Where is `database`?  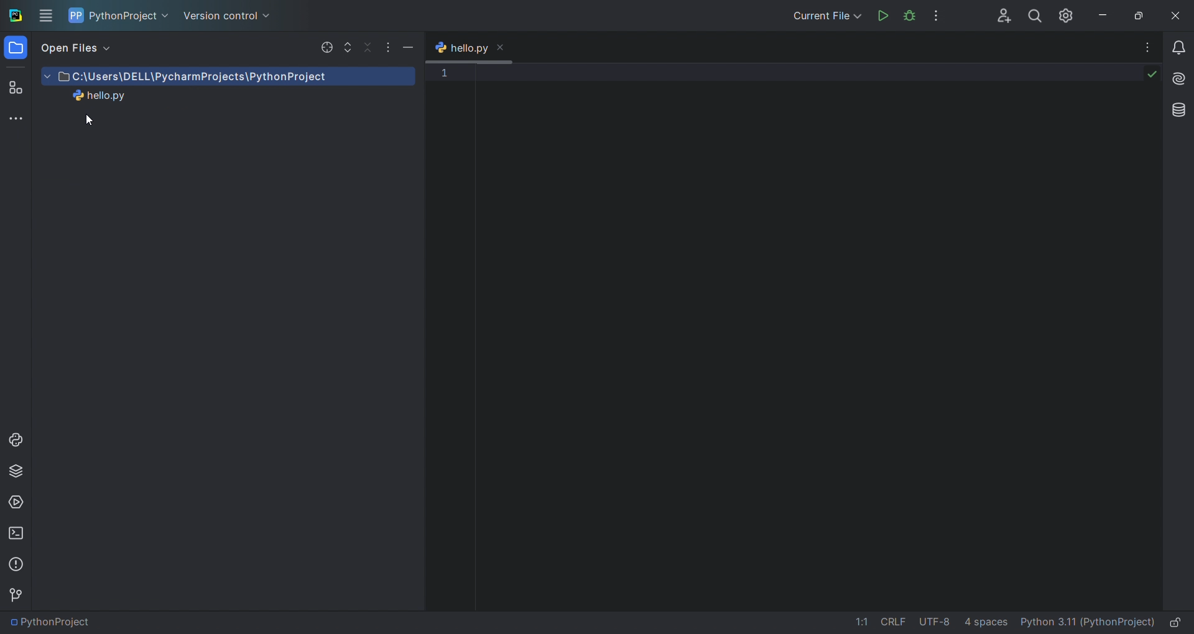
database is located at coordinates (1177, 109).